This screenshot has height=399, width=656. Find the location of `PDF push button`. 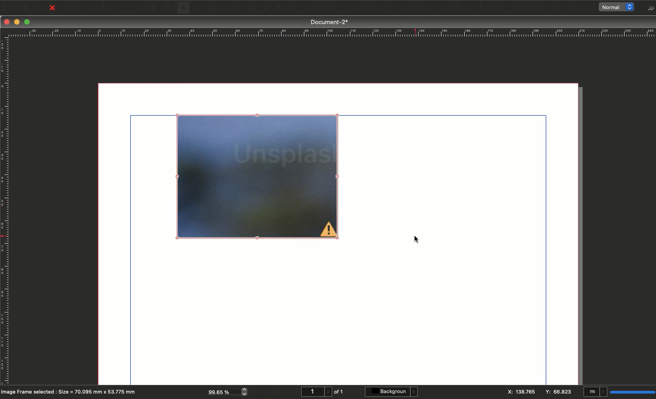

PDF push button is located at coordinates (487, 8).